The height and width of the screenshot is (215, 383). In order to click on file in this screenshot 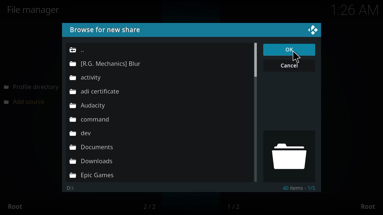, I will do `click(90, 78)`.